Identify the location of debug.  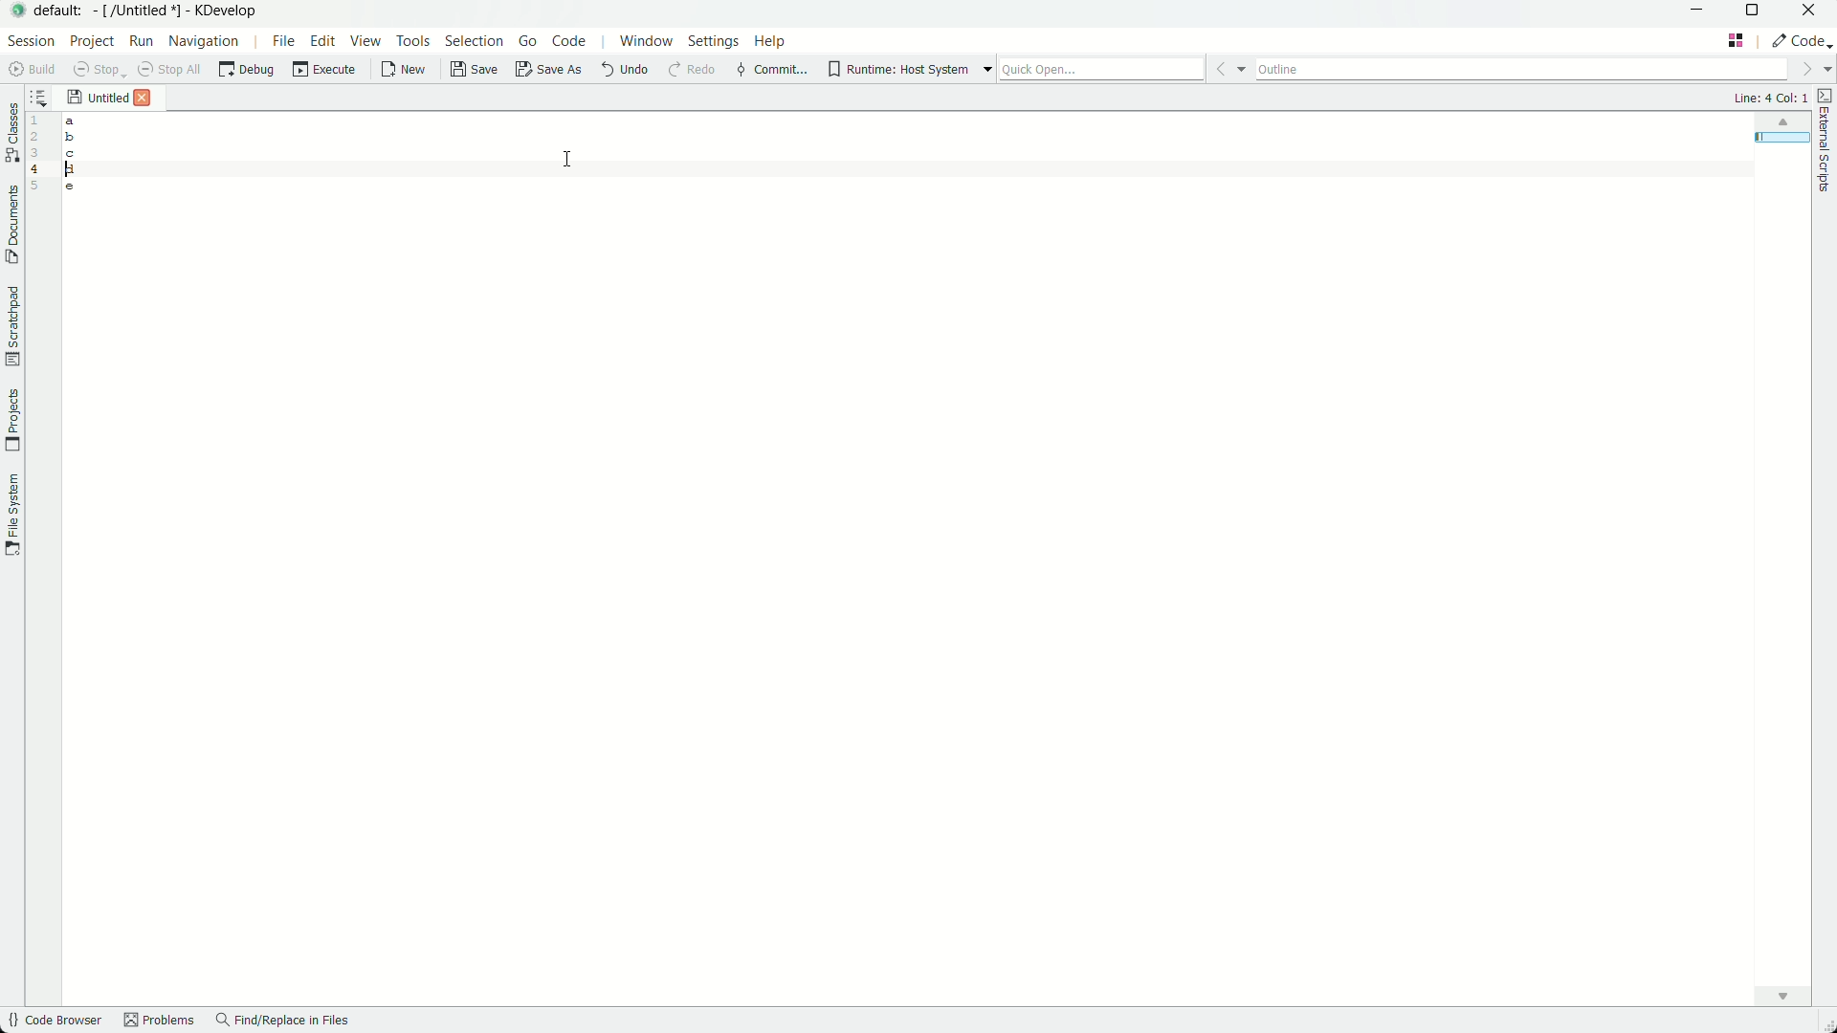
(249, 72).